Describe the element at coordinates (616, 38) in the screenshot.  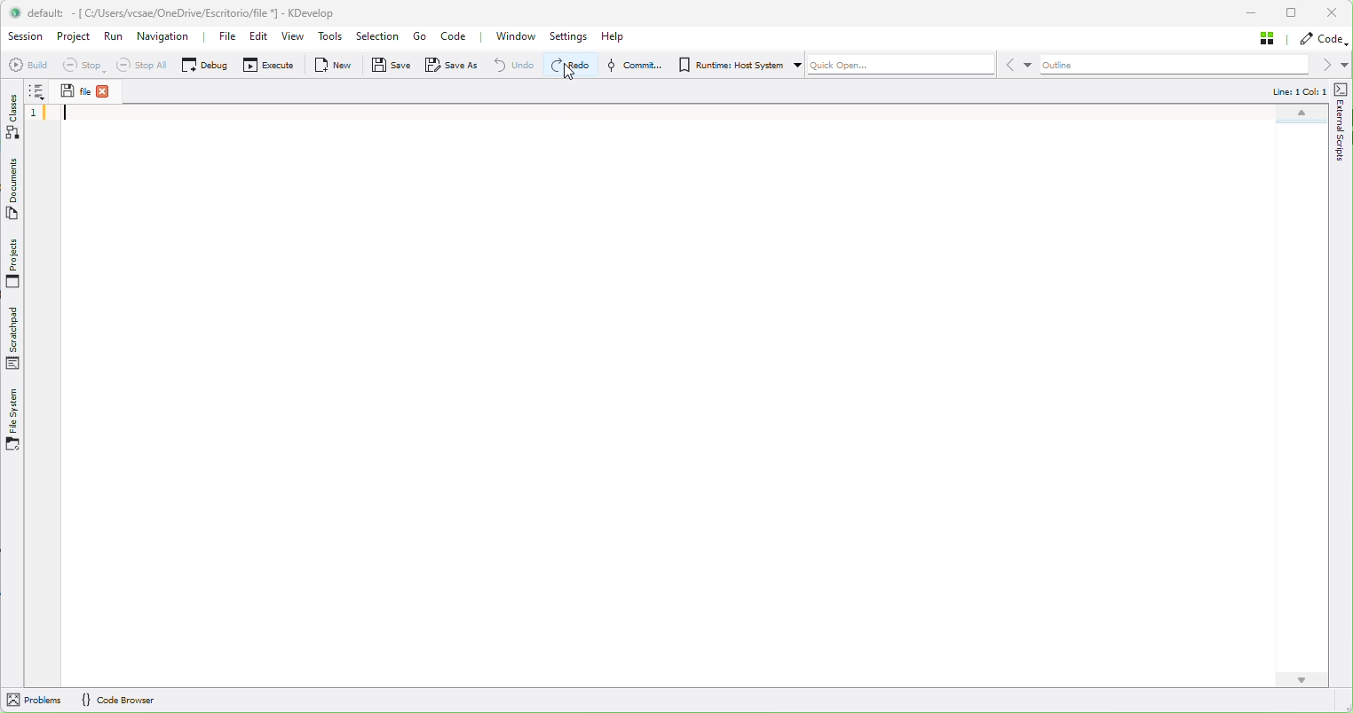
I see `Help` at that location.